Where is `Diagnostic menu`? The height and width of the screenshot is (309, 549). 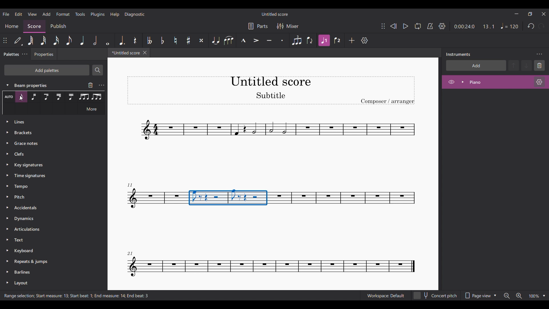 Diagnostic menu is located at coordinates (135, 14).